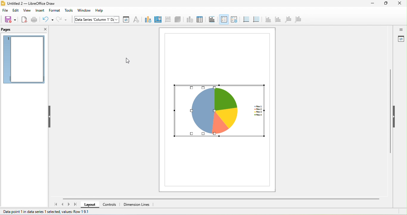 This screenshot has width=407, height=215. What do you see at coordinates (234, 19) in the screenshot?
I see `legend` at bounding box center [234, 19].